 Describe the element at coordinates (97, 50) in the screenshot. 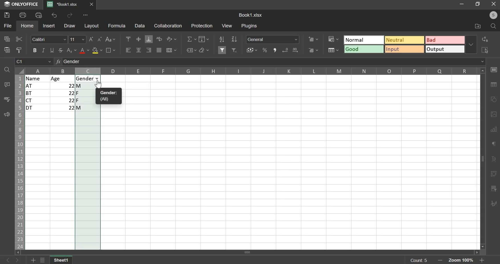

I see `background` at that location.